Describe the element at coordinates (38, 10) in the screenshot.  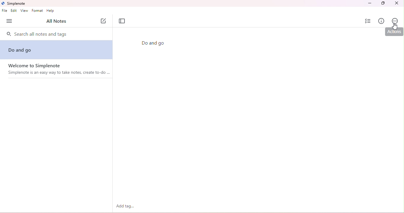
I see `format` at that location.